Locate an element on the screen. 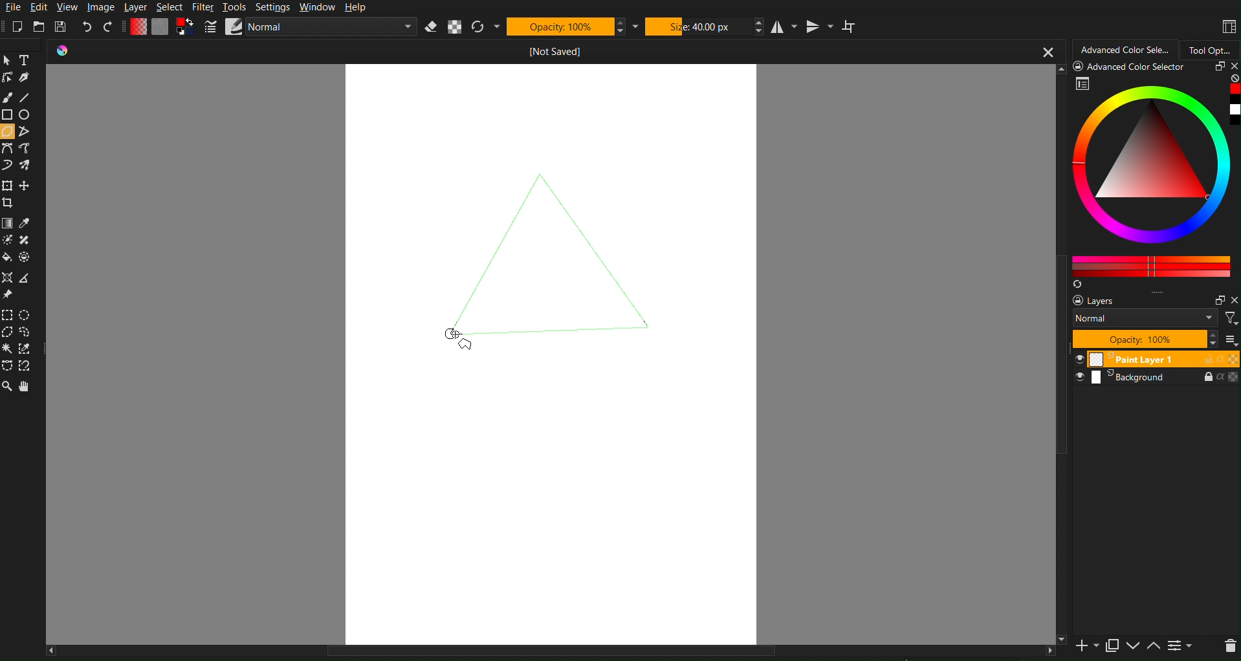 This screenshot has height=661, width=1241. Line 2 is located at coordinates (610, 240).